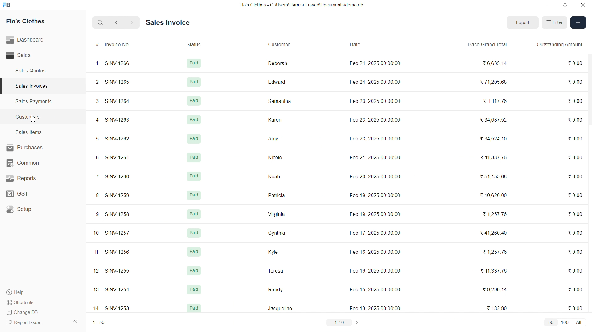 The width and height of the screenshot is (592, 332). I want to click on SINV-1264, so click(117, 101).